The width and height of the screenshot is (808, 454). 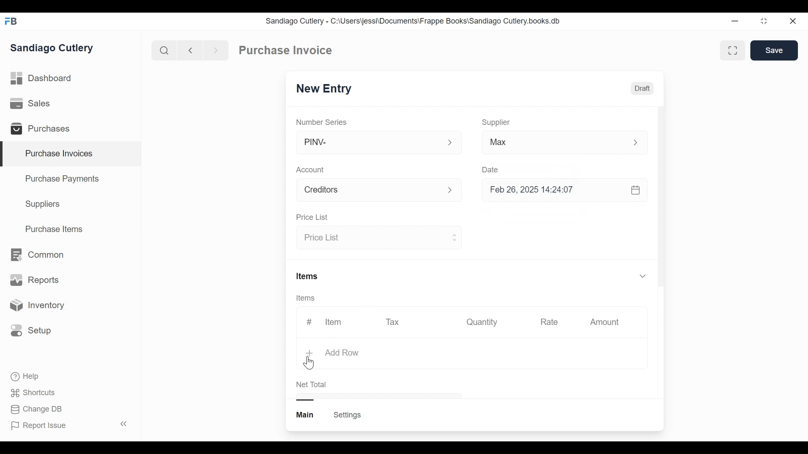 What do you see at coordinates (215, 50) in the screenshot?
I see `Navigate forward` at bounding box center [215, 50].